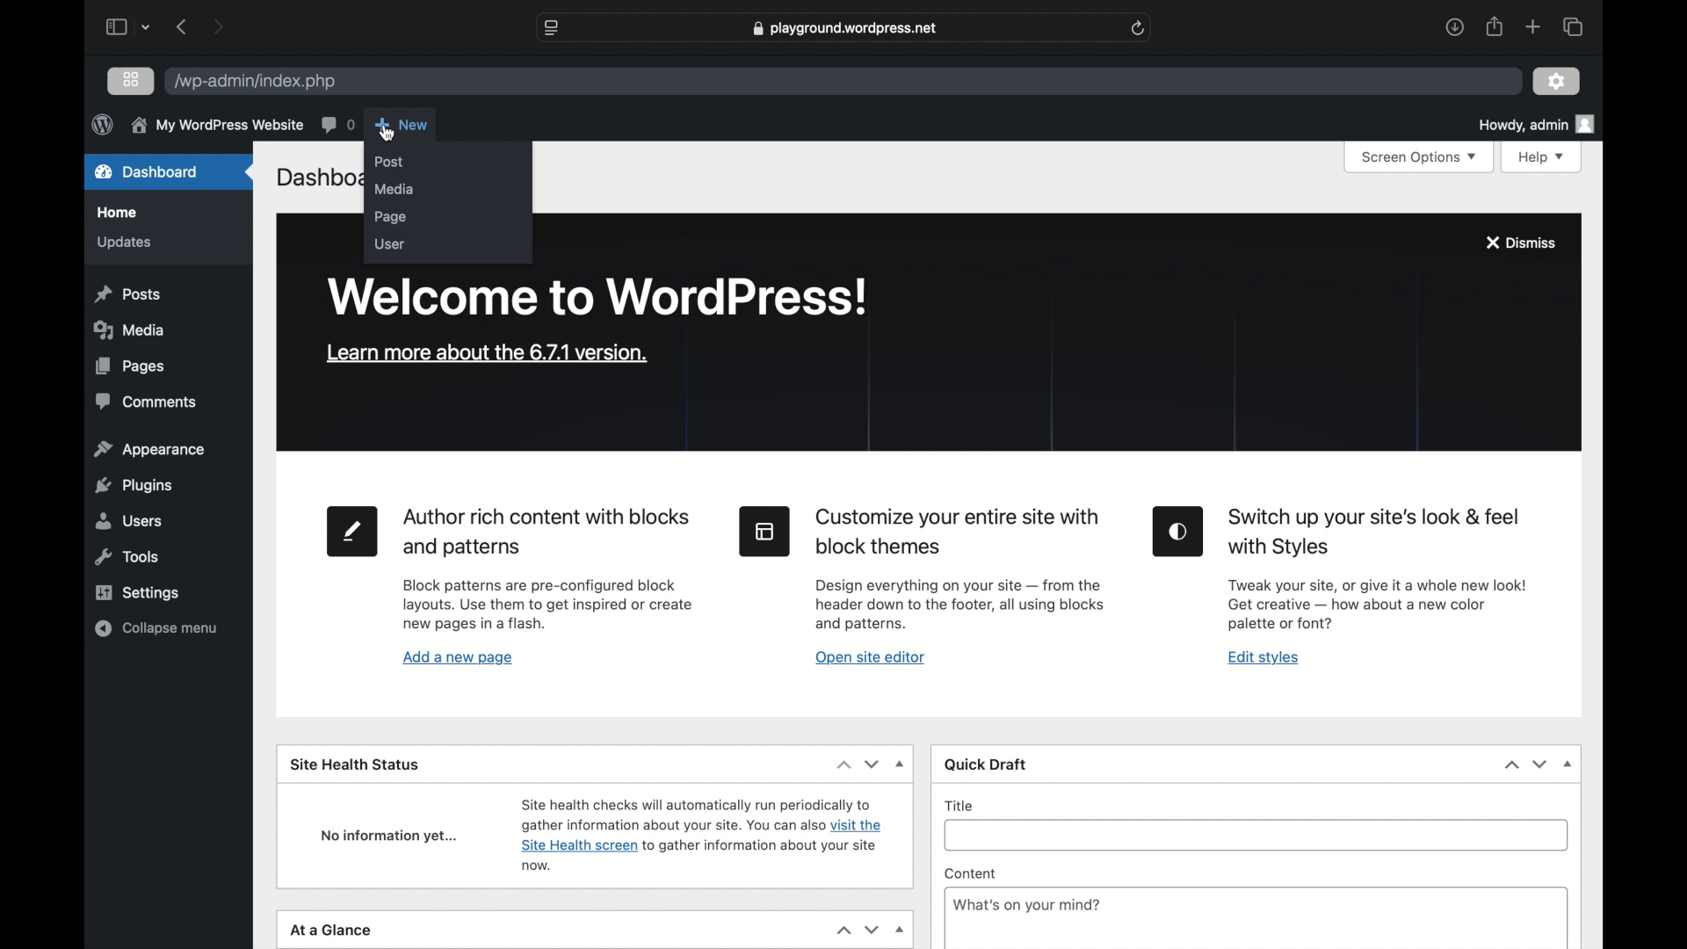  Describe the element at coordinates (1138, 28) in the screenshot. I see `refresh` at that location.